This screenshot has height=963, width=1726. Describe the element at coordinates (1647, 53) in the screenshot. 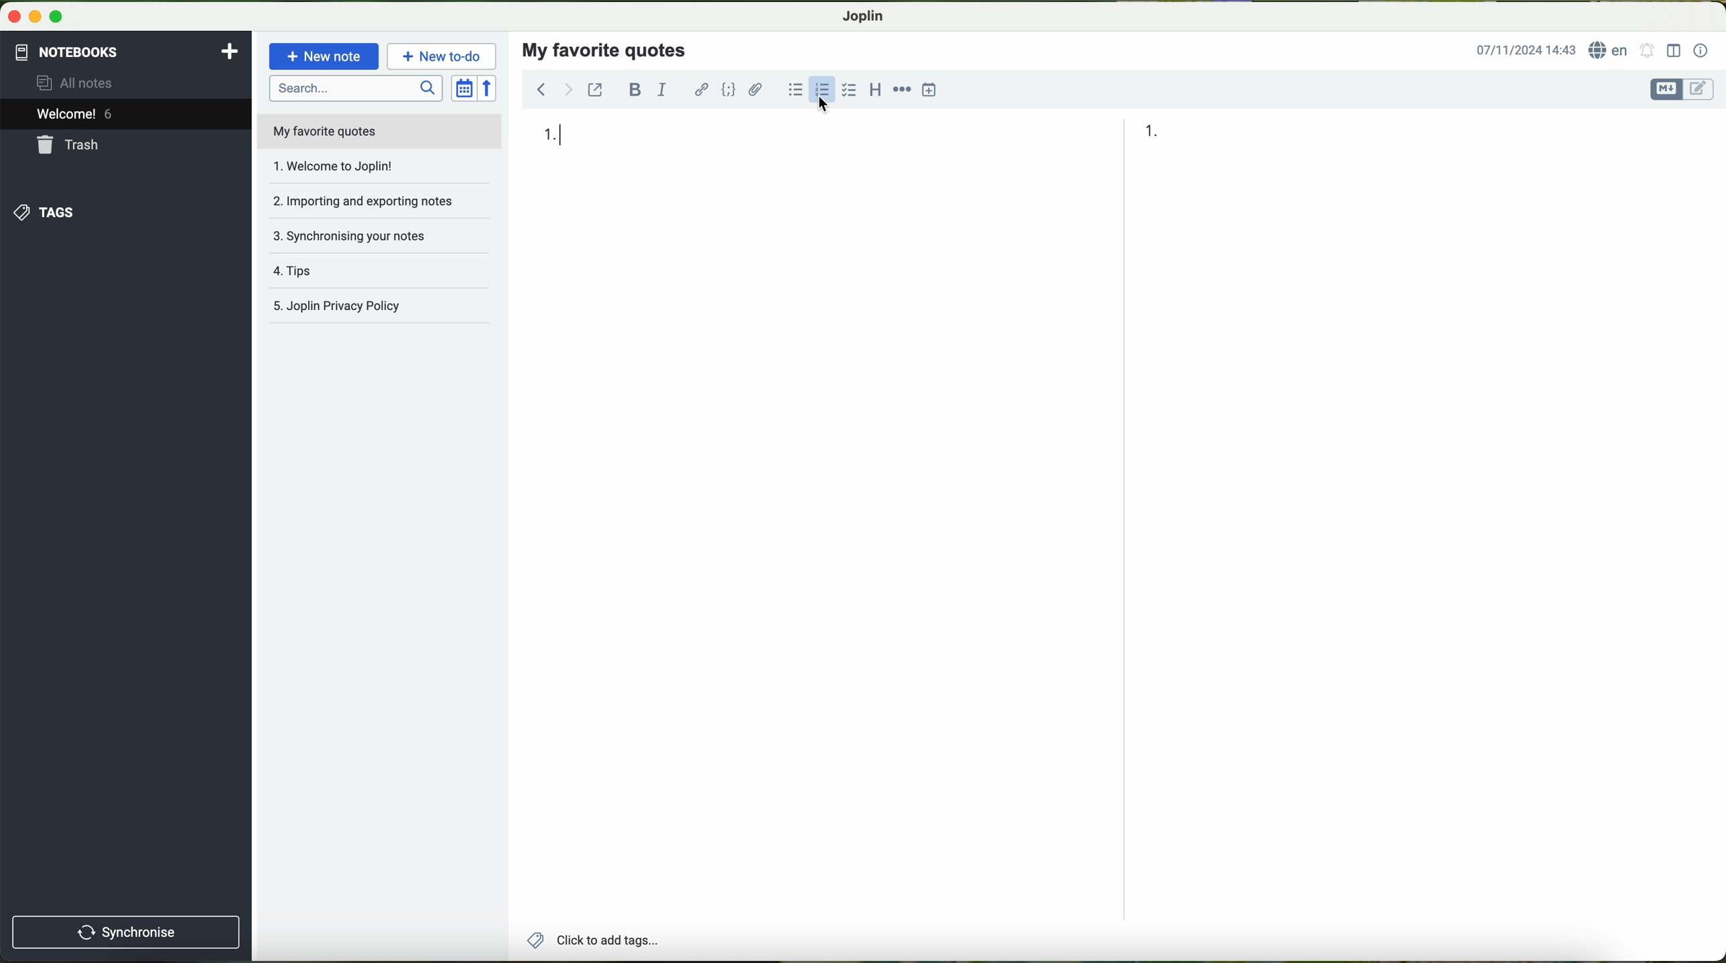

I see `set alarm` at that location.